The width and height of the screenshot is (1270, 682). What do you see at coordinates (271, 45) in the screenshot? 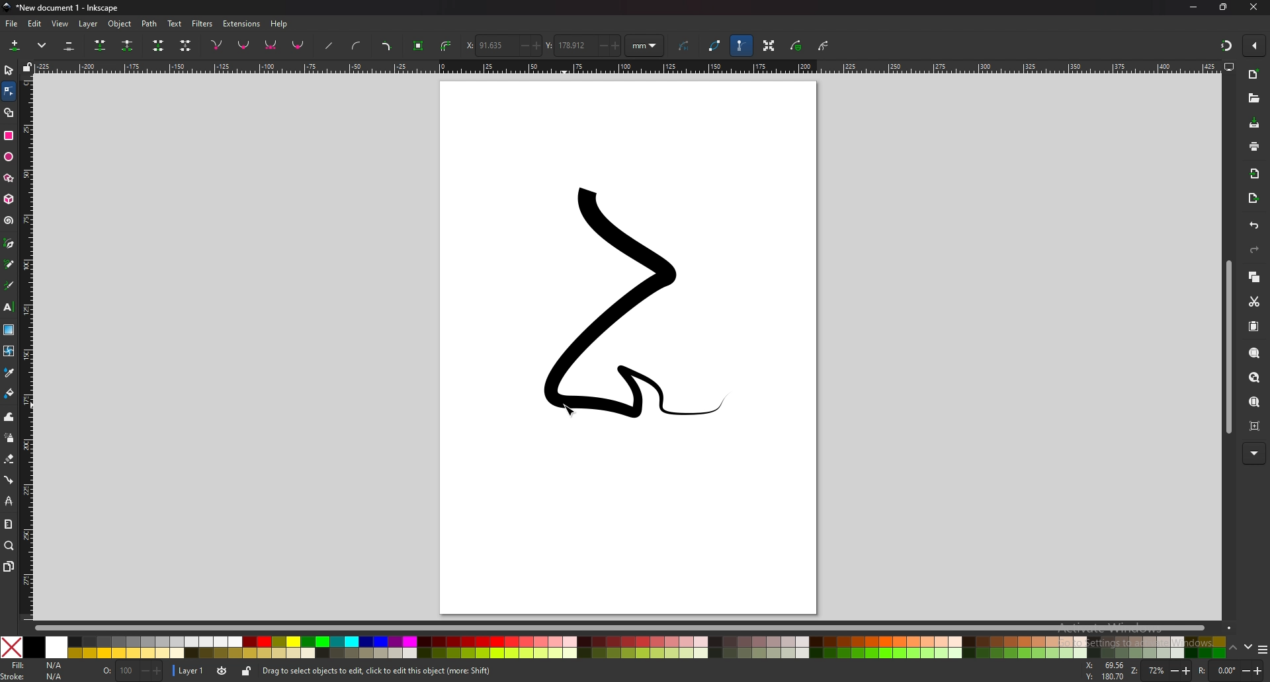
I see `symmetric` at bounding box center [271, 45].